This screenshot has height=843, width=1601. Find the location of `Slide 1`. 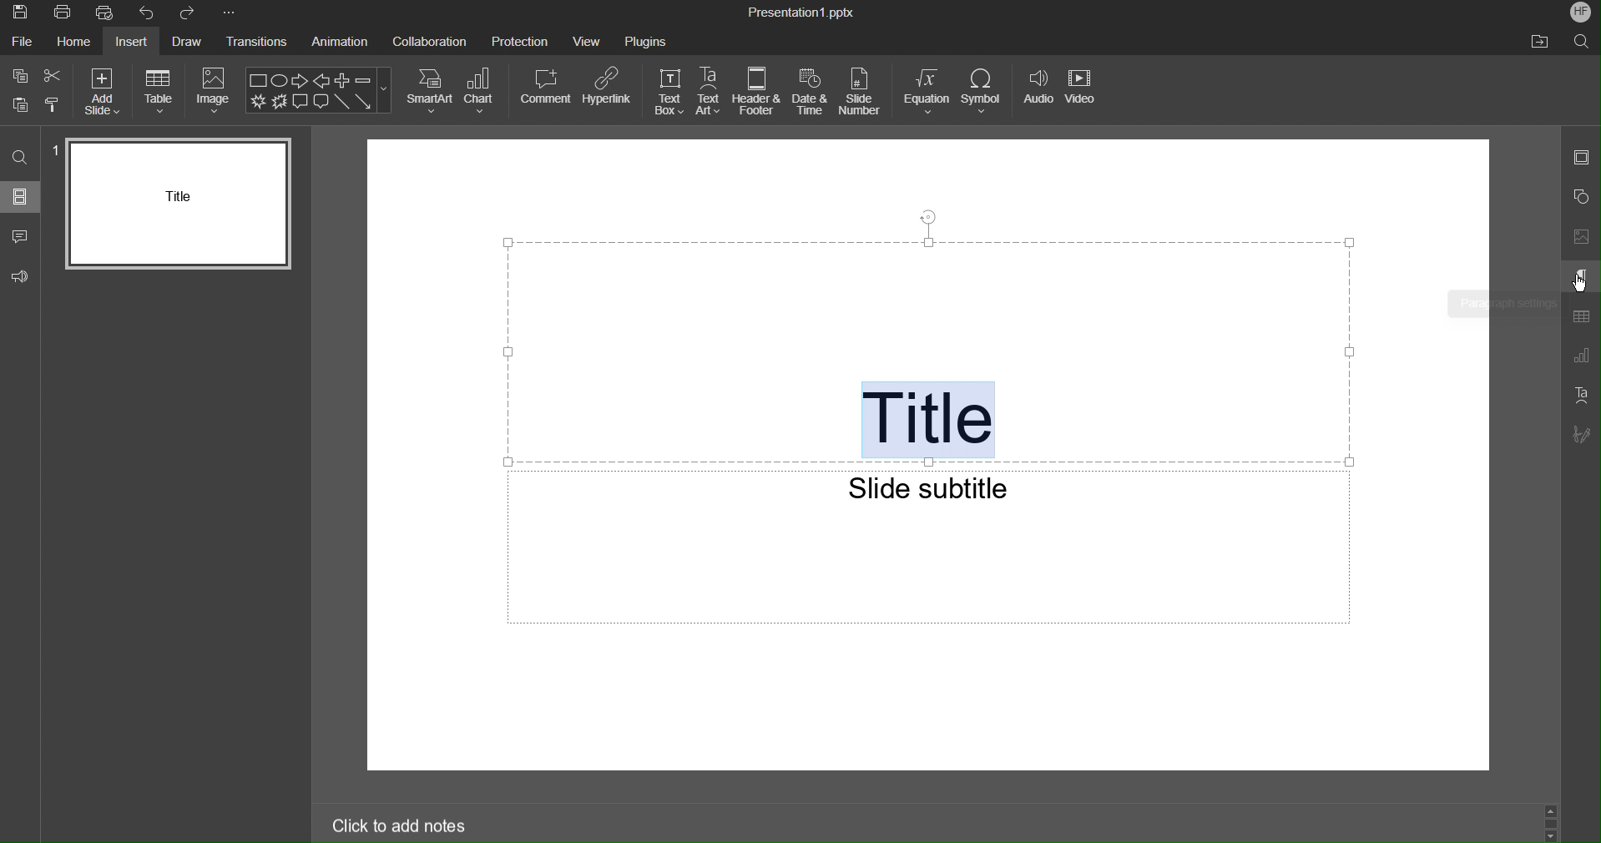

Slide 1 is located at coordinates (179, 203).